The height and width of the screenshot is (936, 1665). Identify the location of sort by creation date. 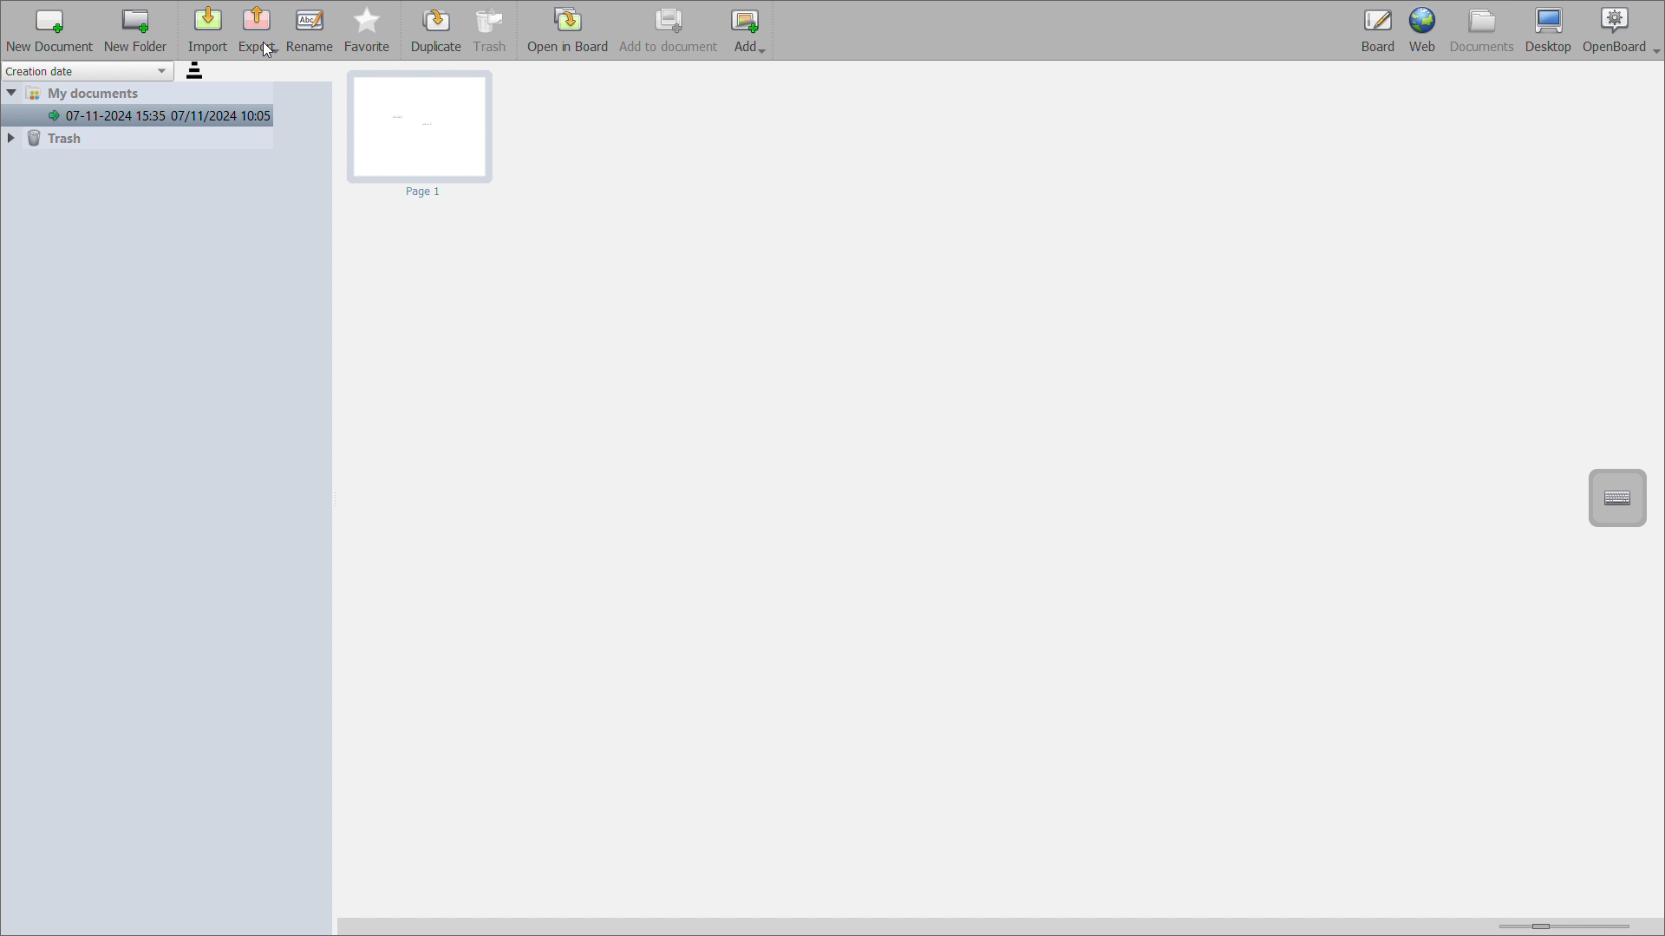
(88, 71).